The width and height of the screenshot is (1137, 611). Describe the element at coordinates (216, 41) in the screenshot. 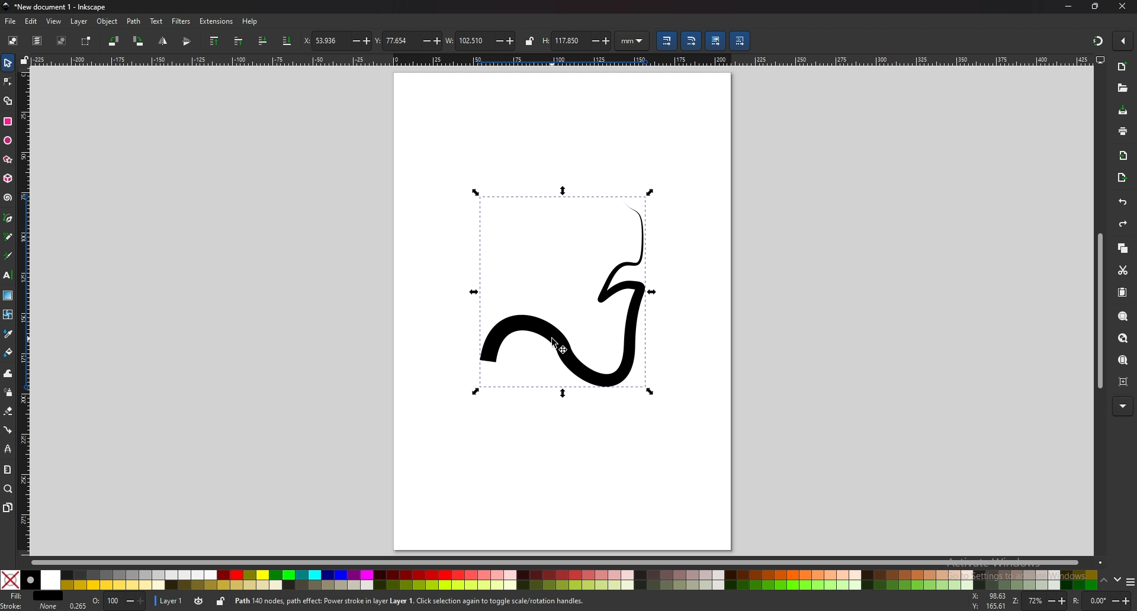

I see `raise selection to top` at that location.